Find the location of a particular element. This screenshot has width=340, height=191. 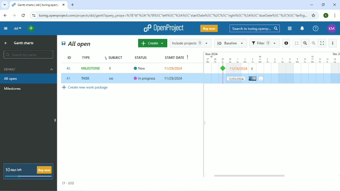

Filter is located at coordinates (264, 43).